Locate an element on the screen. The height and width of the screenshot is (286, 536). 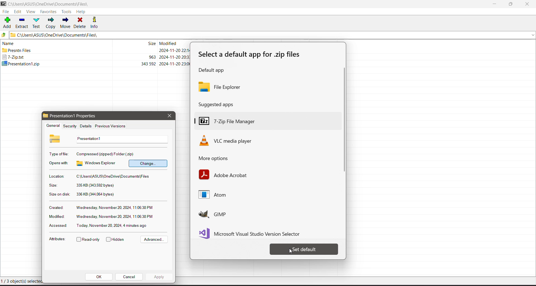
Help is located at coordinates (81, 12).